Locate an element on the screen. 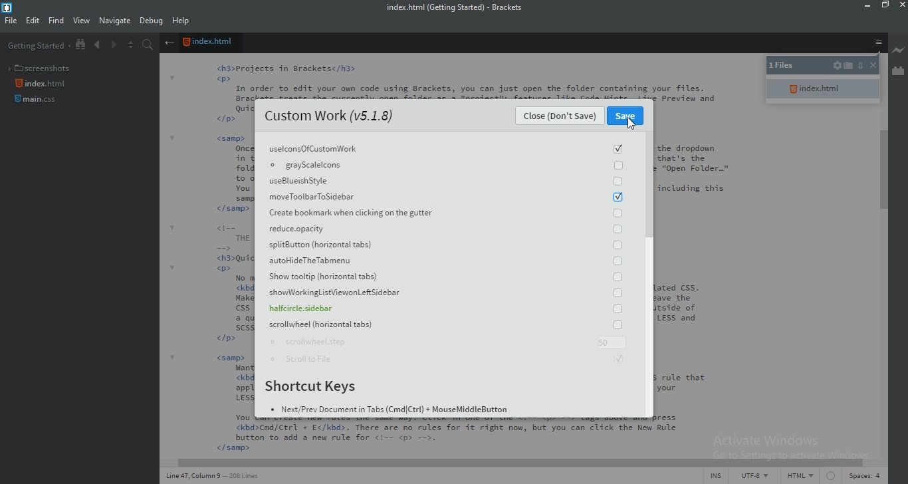 This screenshot has width=908, height=484. Next document is located at coordinates (113, 46).